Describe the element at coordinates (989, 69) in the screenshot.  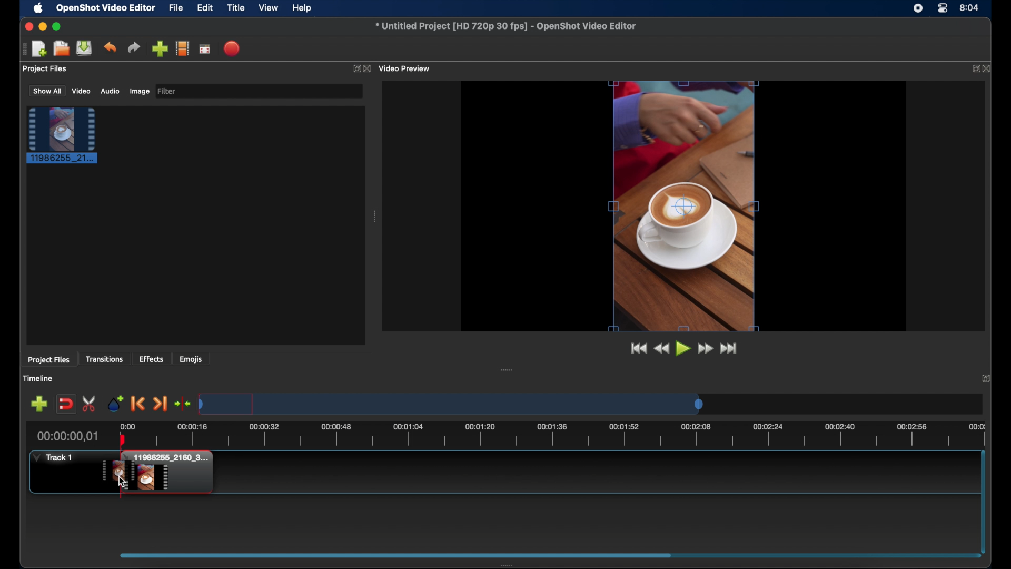
I see `close` at that location.